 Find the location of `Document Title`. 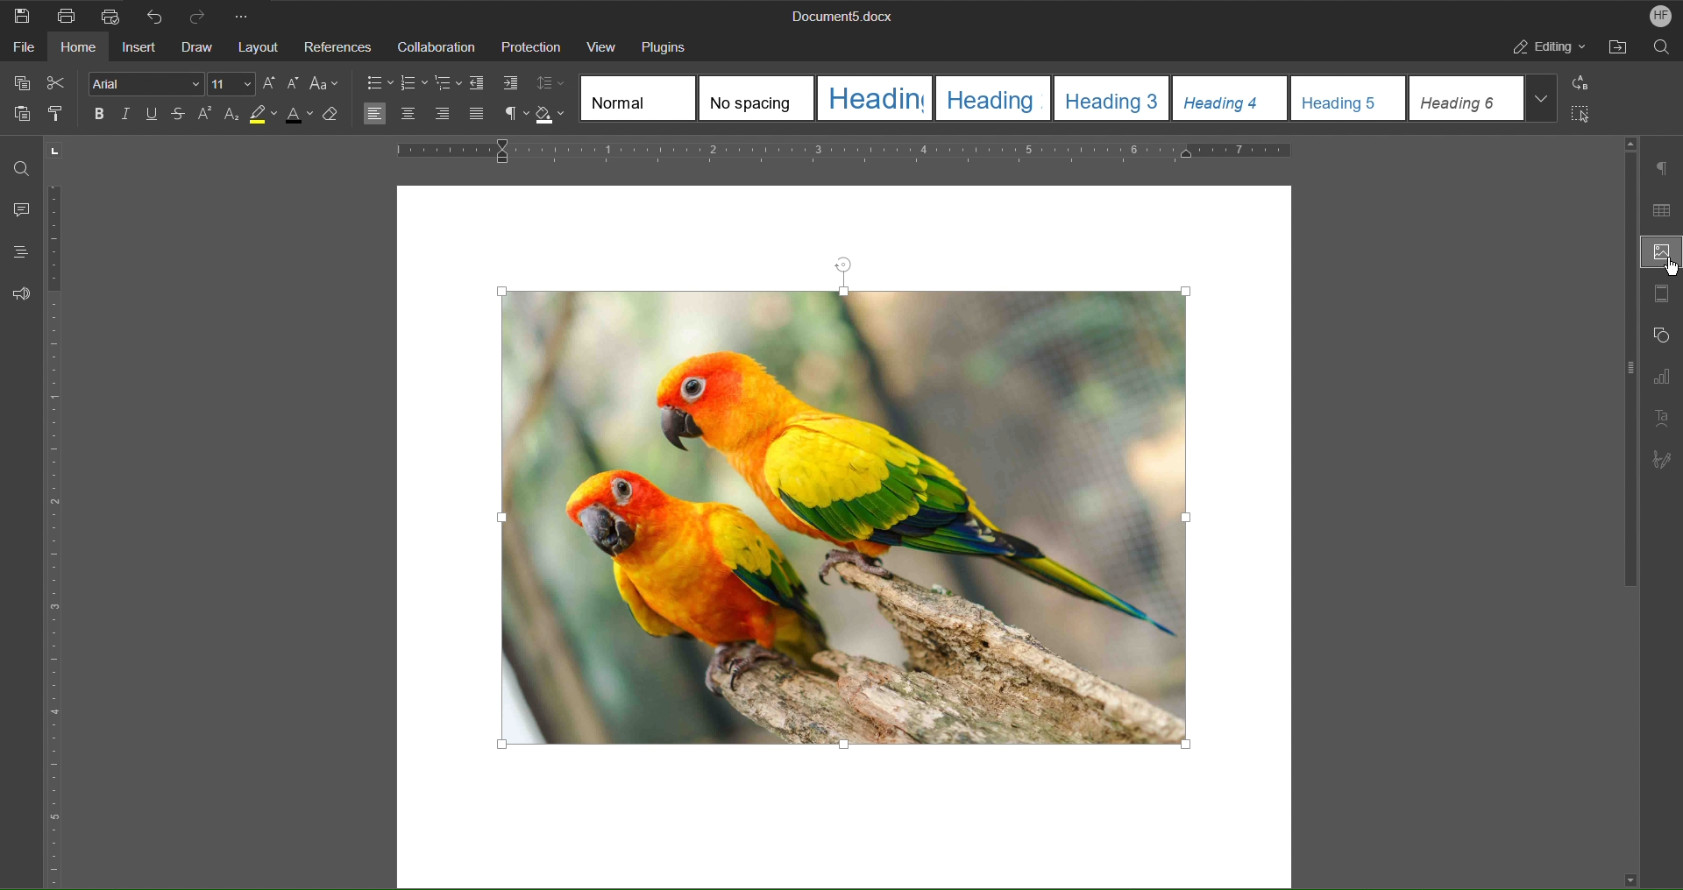

Document Title is located at coordinates (839, 18).